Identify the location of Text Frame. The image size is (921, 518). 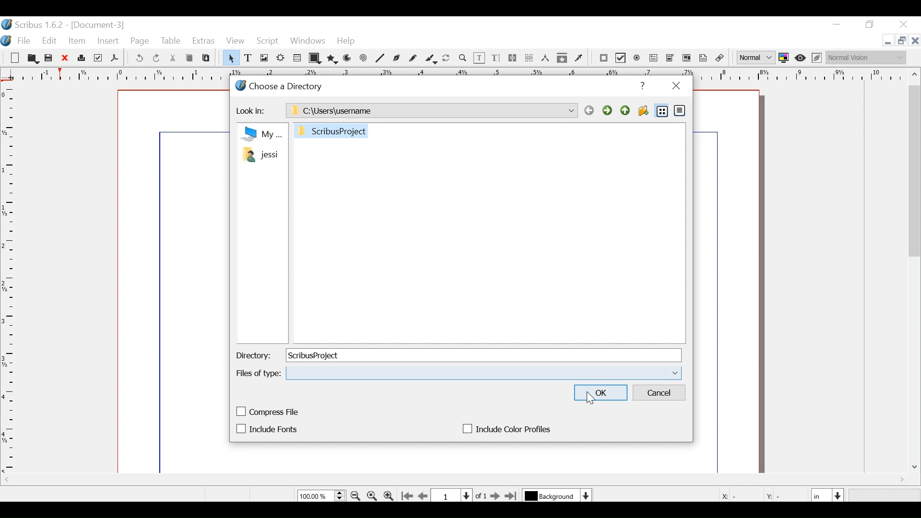
(248, 58).